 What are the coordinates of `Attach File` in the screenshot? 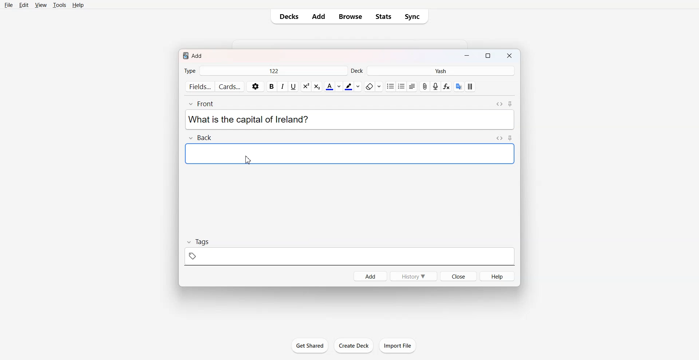 It's located at (425, 87).